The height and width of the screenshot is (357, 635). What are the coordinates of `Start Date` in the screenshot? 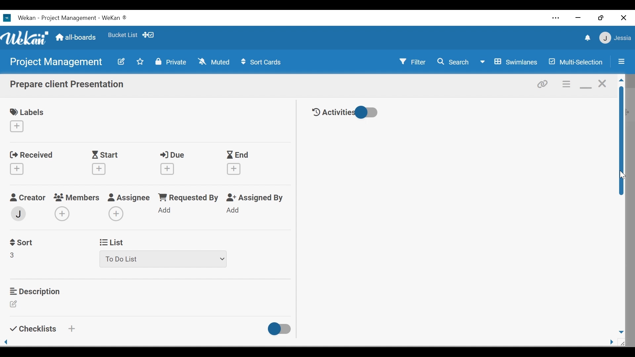 It's located at (108, 155).